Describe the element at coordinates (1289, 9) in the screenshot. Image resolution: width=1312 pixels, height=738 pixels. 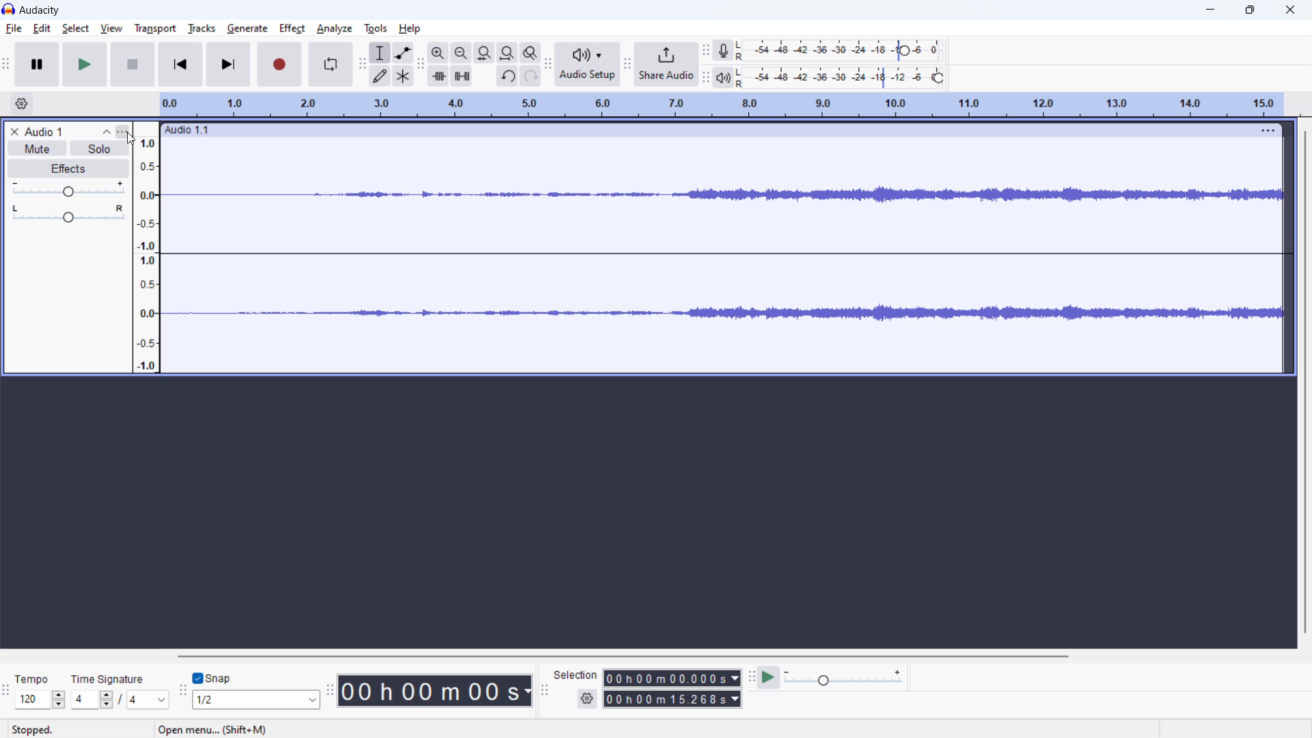
I see `close` at that location.